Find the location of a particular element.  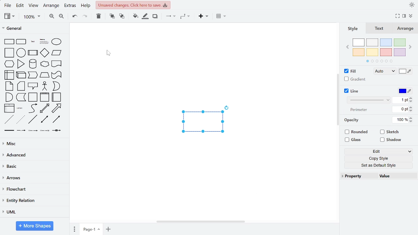

shadow is located at coordinates (155, 17).